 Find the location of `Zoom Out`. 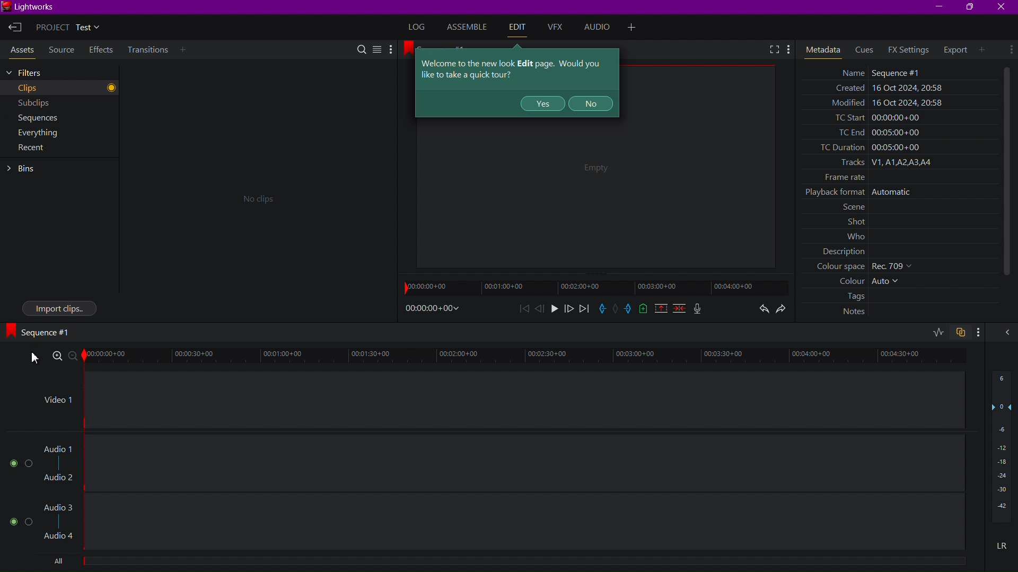

Zoom Out is located at coordinates (74, 356).